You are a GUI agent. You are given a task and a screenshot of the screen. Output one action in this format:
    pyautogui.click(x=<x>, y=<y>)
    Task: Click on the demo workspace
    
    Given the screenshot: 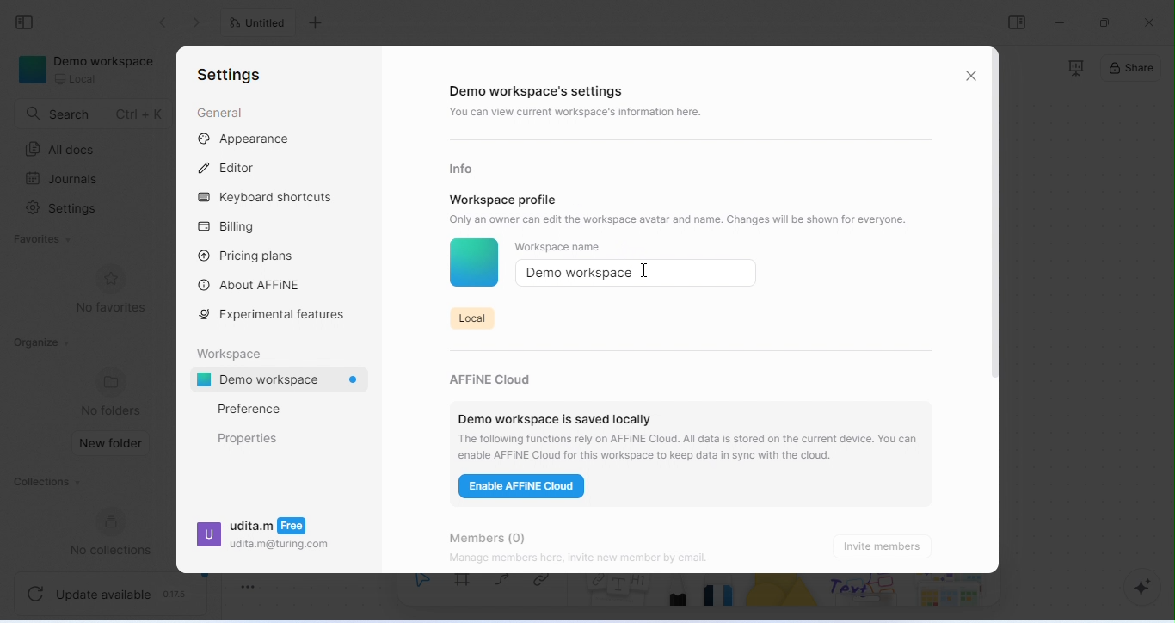 What is the action you would take?
    pyautogui.click(x=90, y=71)
    